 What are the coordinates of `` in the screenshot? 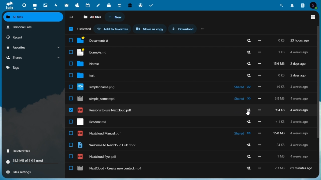 It's located at (260, 122).